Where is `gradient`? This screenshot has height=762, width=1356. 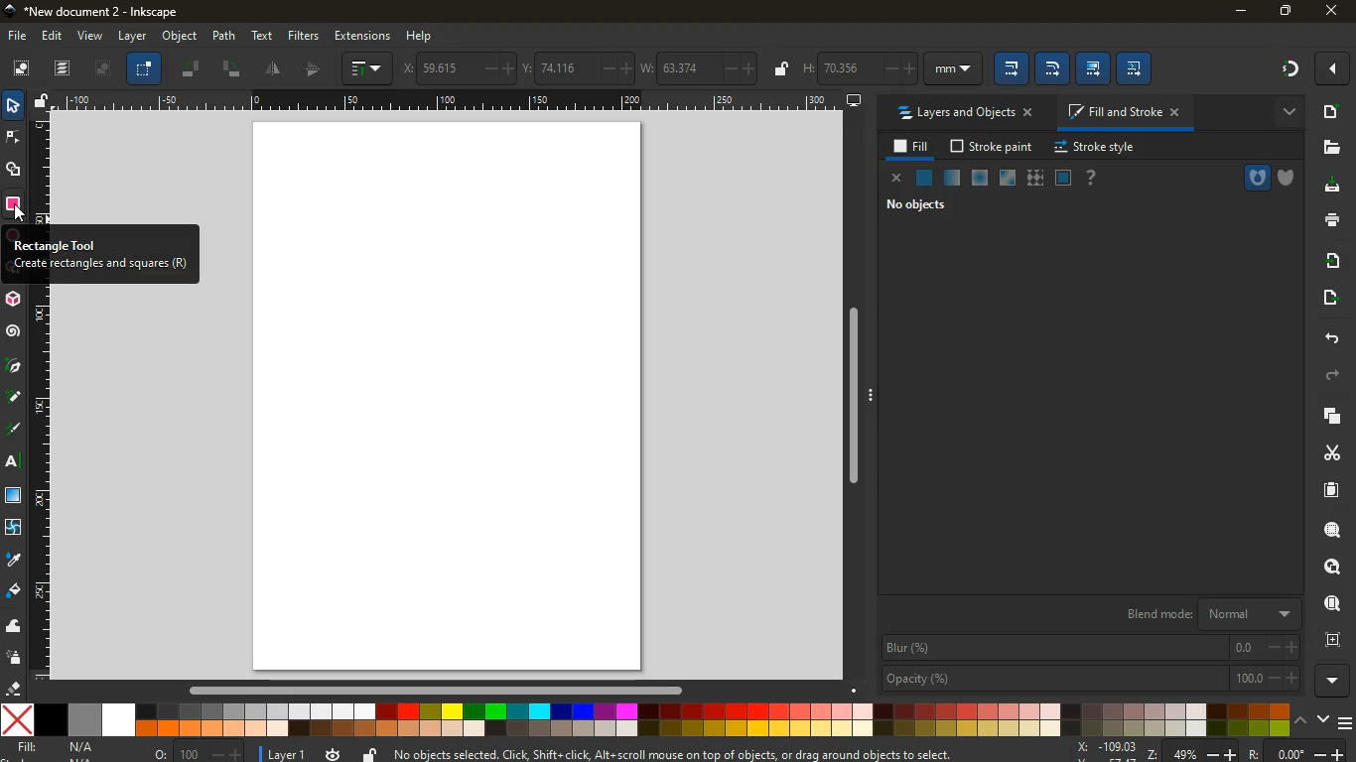
gradient is located at coordinates (1292, 69).